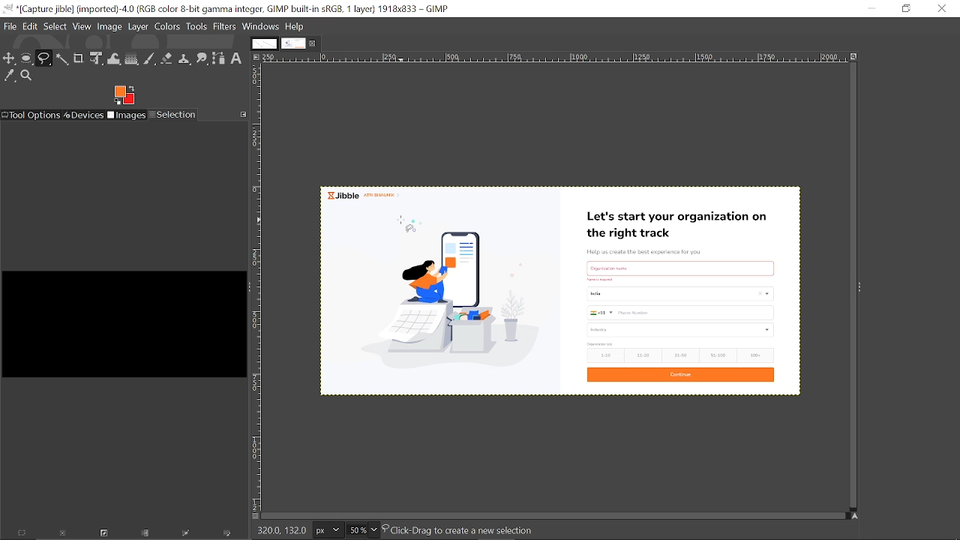  What do you see at coordinates (168, 26) in the screenshot?
I see `Colors` at bounding box center [168, 26].